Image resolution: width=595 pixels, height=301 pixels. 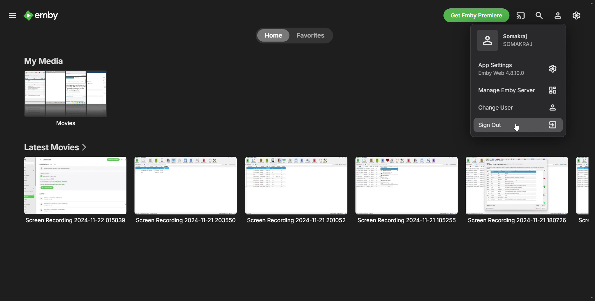 What do you see at coordinates (297, 190) in the screenshot?
I see `Movie` at bounding box center [297, 190].